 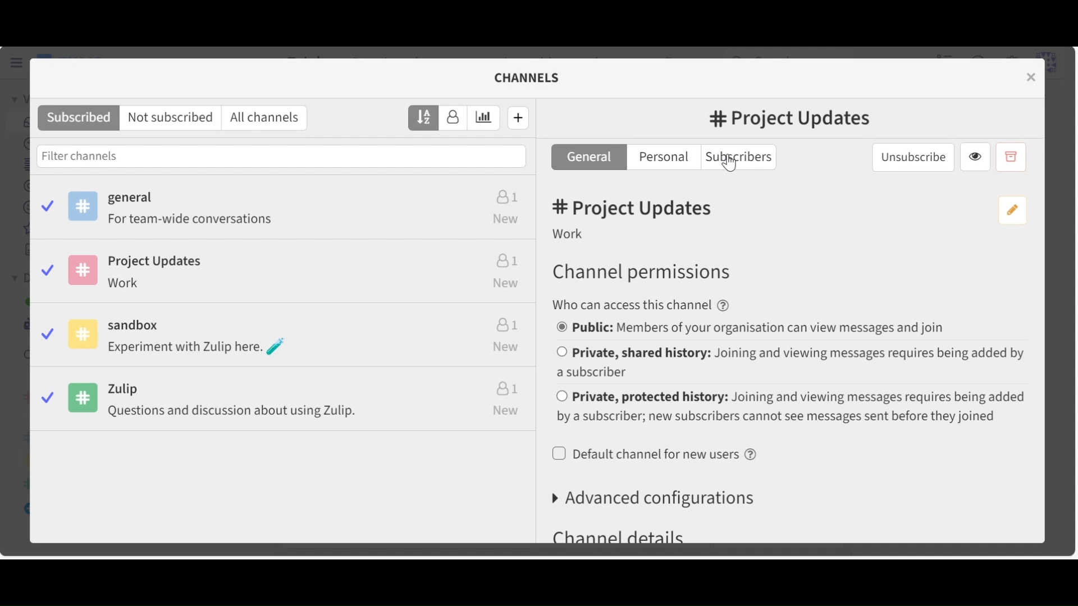 I want to click on Subscribers, so click(x=738, y=158).